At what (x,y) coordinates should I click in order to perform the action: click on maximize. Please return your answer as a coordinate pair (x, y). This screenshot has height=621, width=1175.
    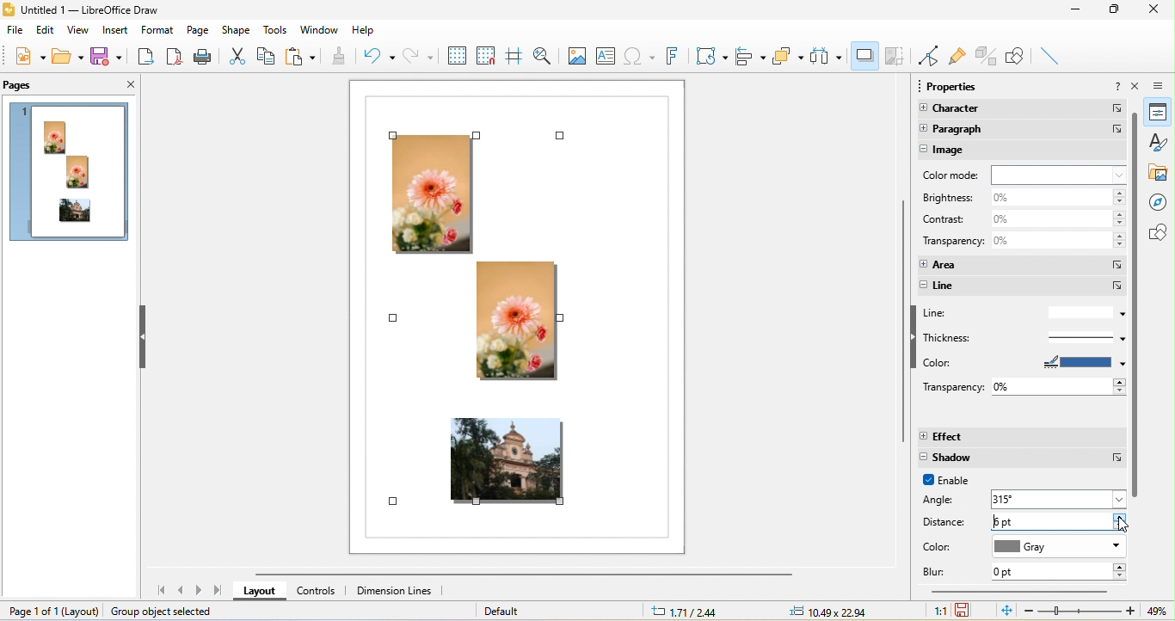
    Looking at the image, I should click on (1118, 10).